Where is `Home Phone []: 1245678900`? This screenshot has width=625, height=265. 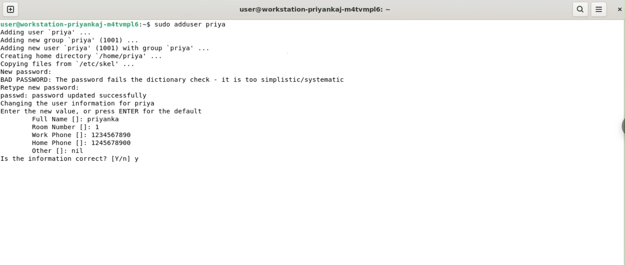
Home Phone []: 1245678900 is located at coordinates (82, 143).